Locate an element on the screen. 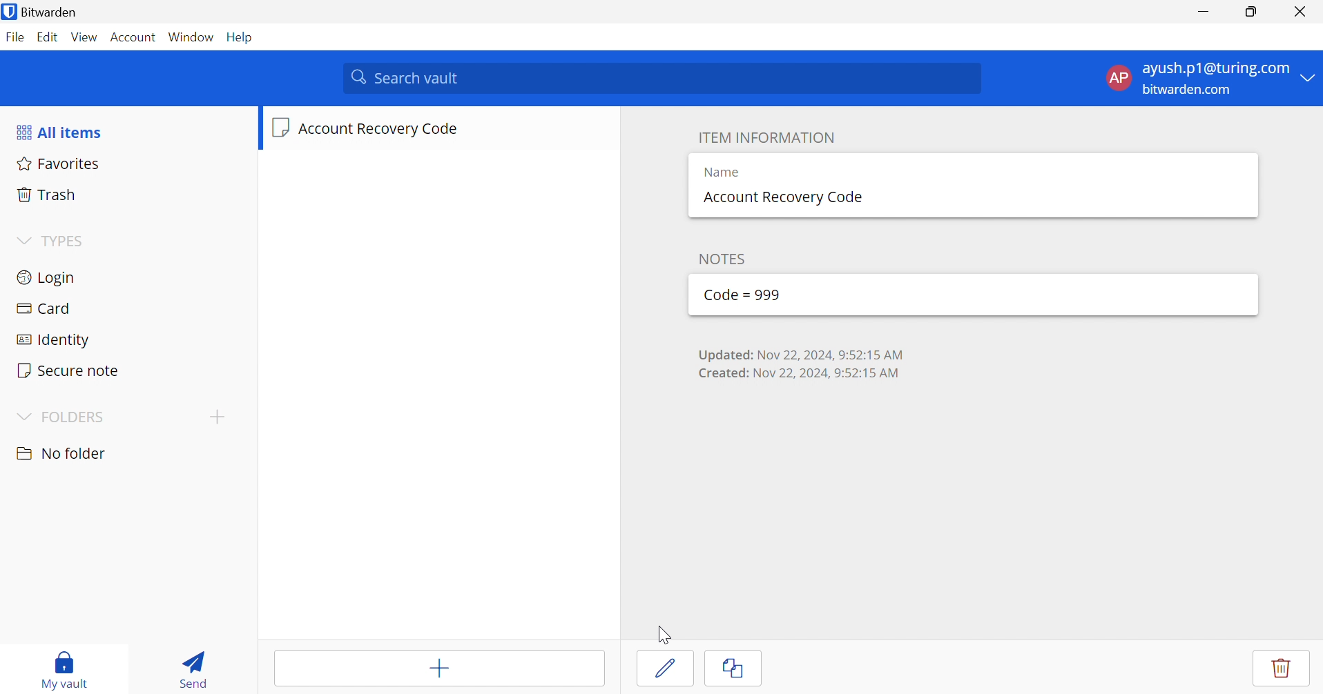 The height and width of the screenshot is (694, 1323). Search vault is located at coordinates (664, 79).